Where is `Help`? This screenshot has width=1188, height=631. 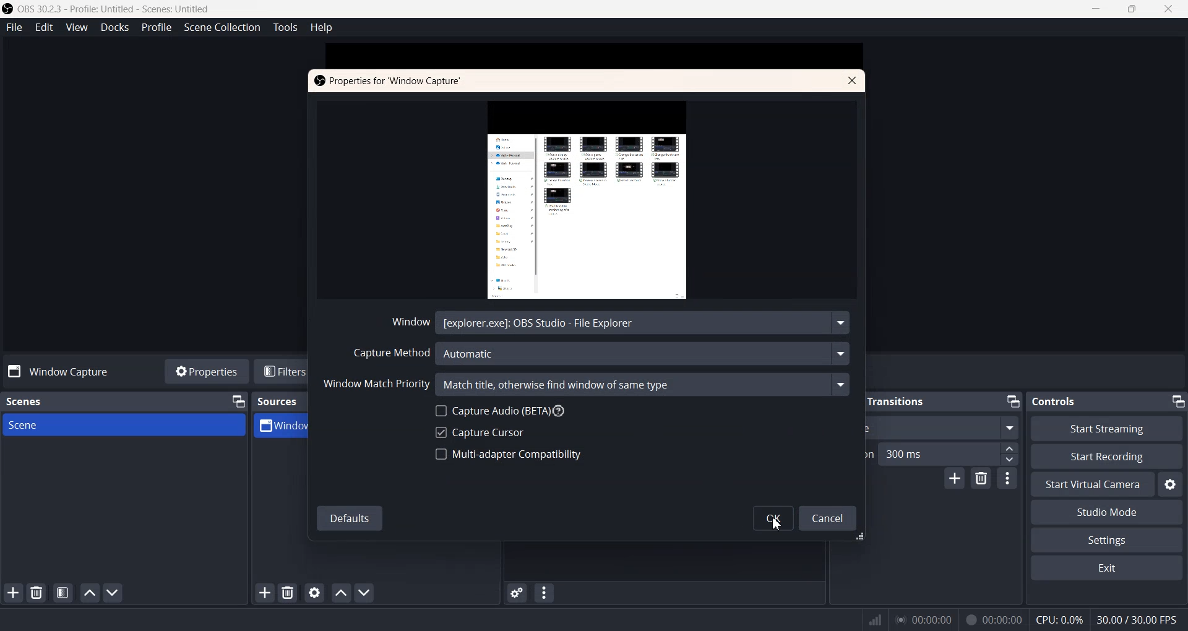
Help is located at coordinates (323, 28).